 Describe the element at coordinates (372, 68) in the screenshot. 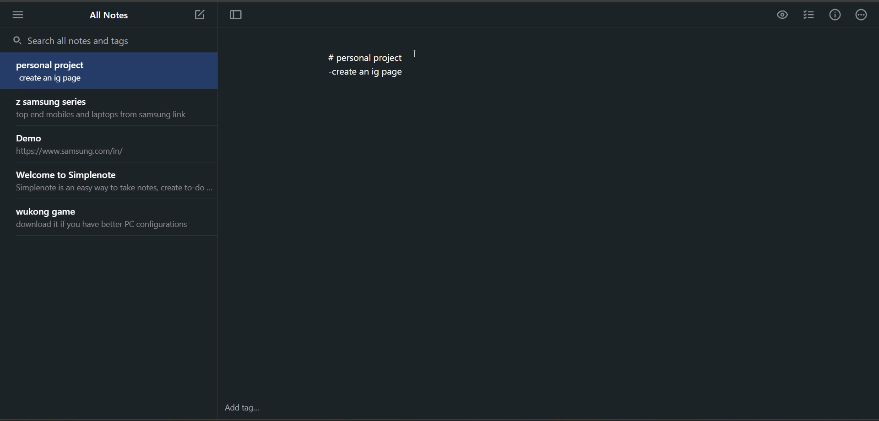

I see `data from the current notes` at that location.